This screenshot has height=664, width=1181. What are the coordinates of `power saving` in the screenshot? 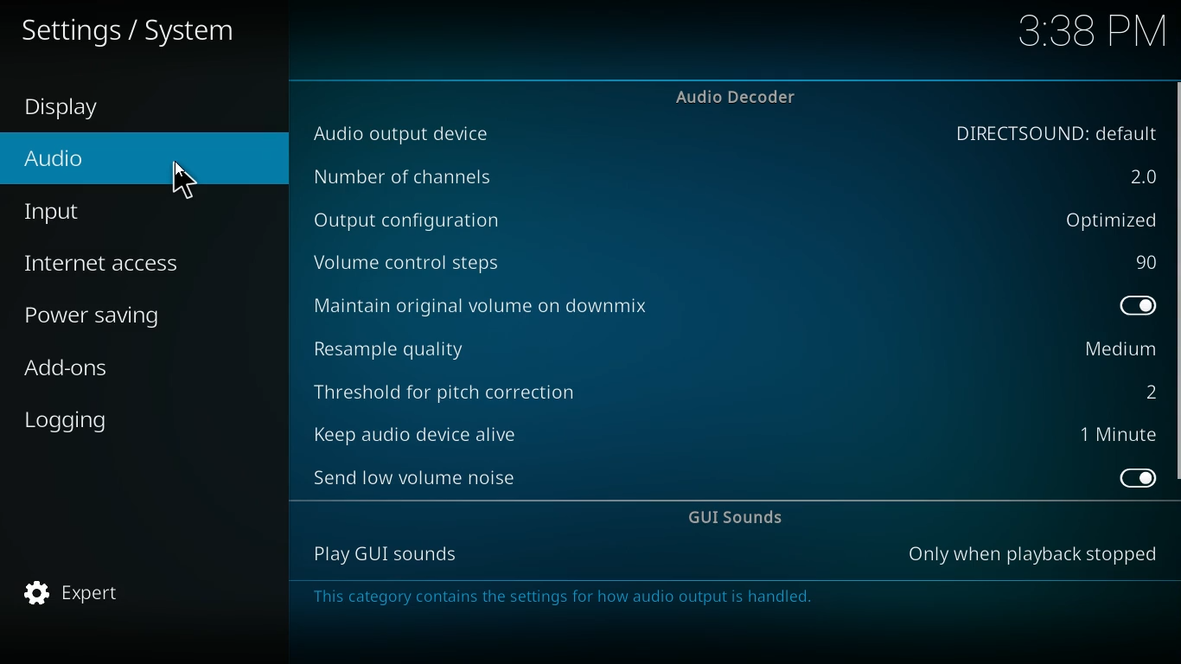 It's located at (130, 315).